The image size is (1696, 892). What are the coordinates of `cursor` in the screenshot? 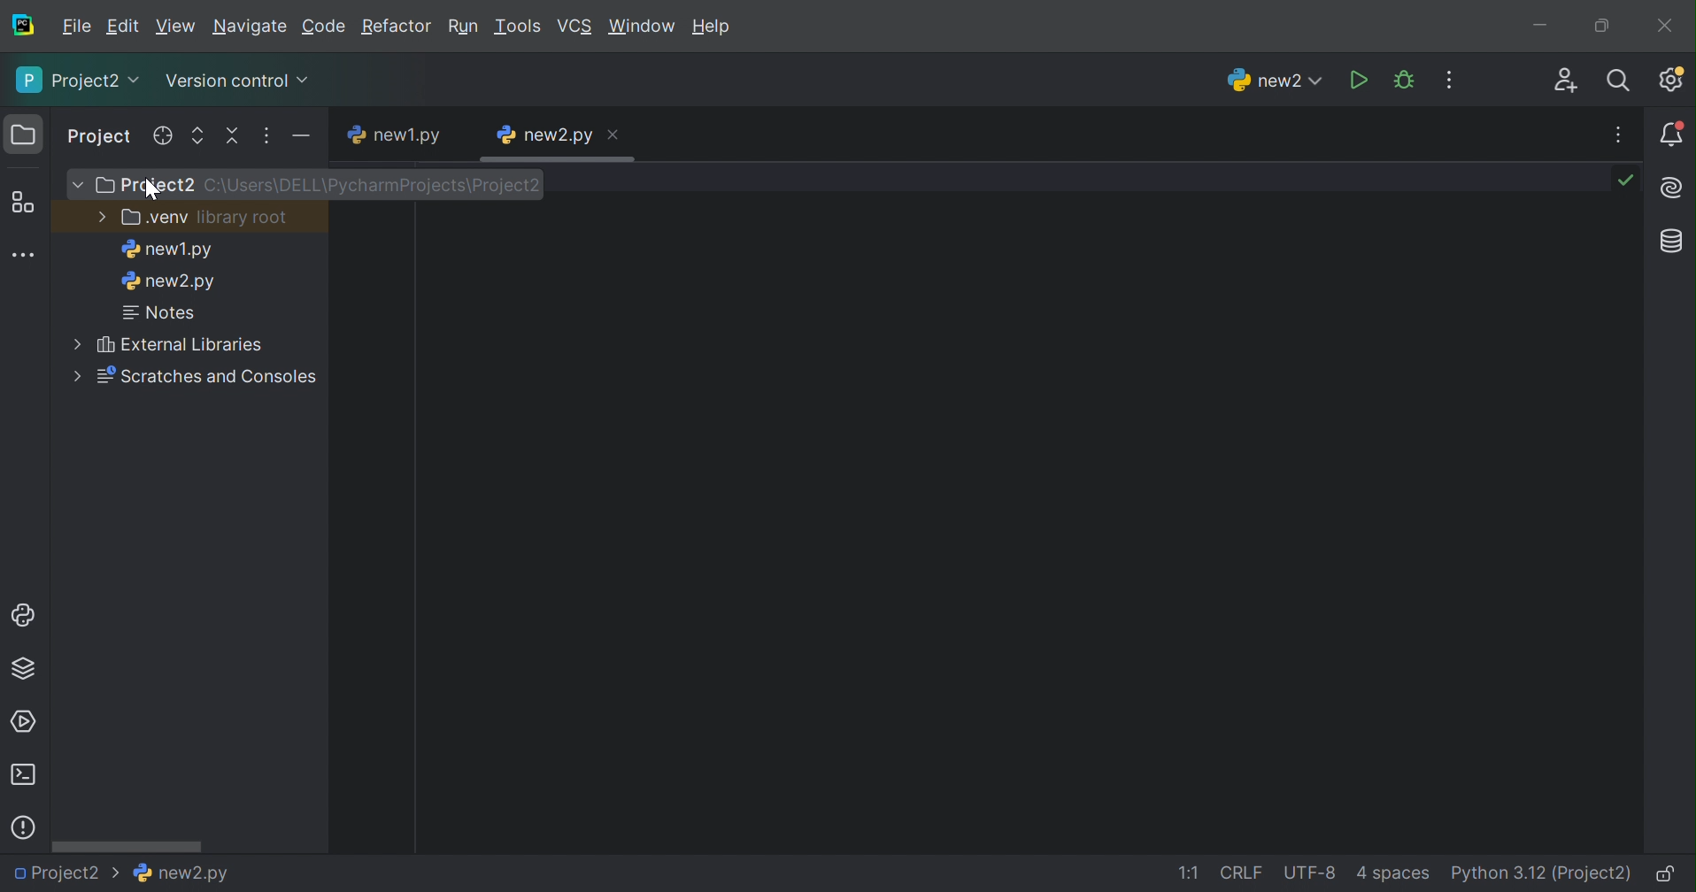 It's located at (147, 189).